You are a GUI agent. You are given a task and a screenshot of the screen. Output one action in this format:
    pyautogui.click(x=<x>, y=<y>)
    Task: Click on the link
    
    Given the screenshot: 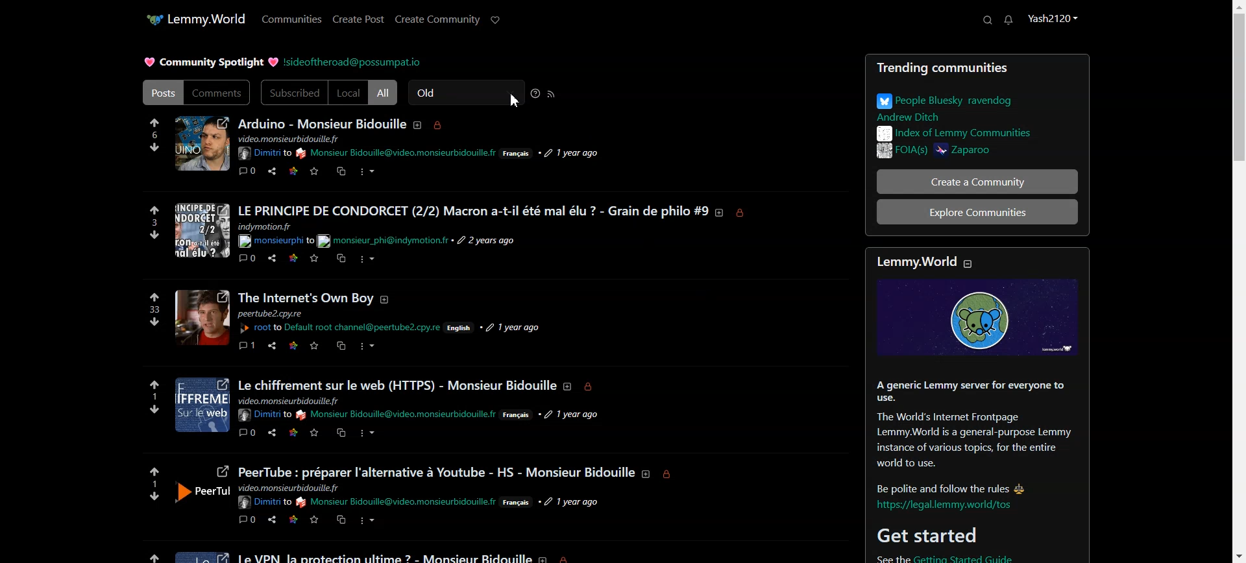 What is the action you would take?
    pyautogui.click(x=293, y=258)
    